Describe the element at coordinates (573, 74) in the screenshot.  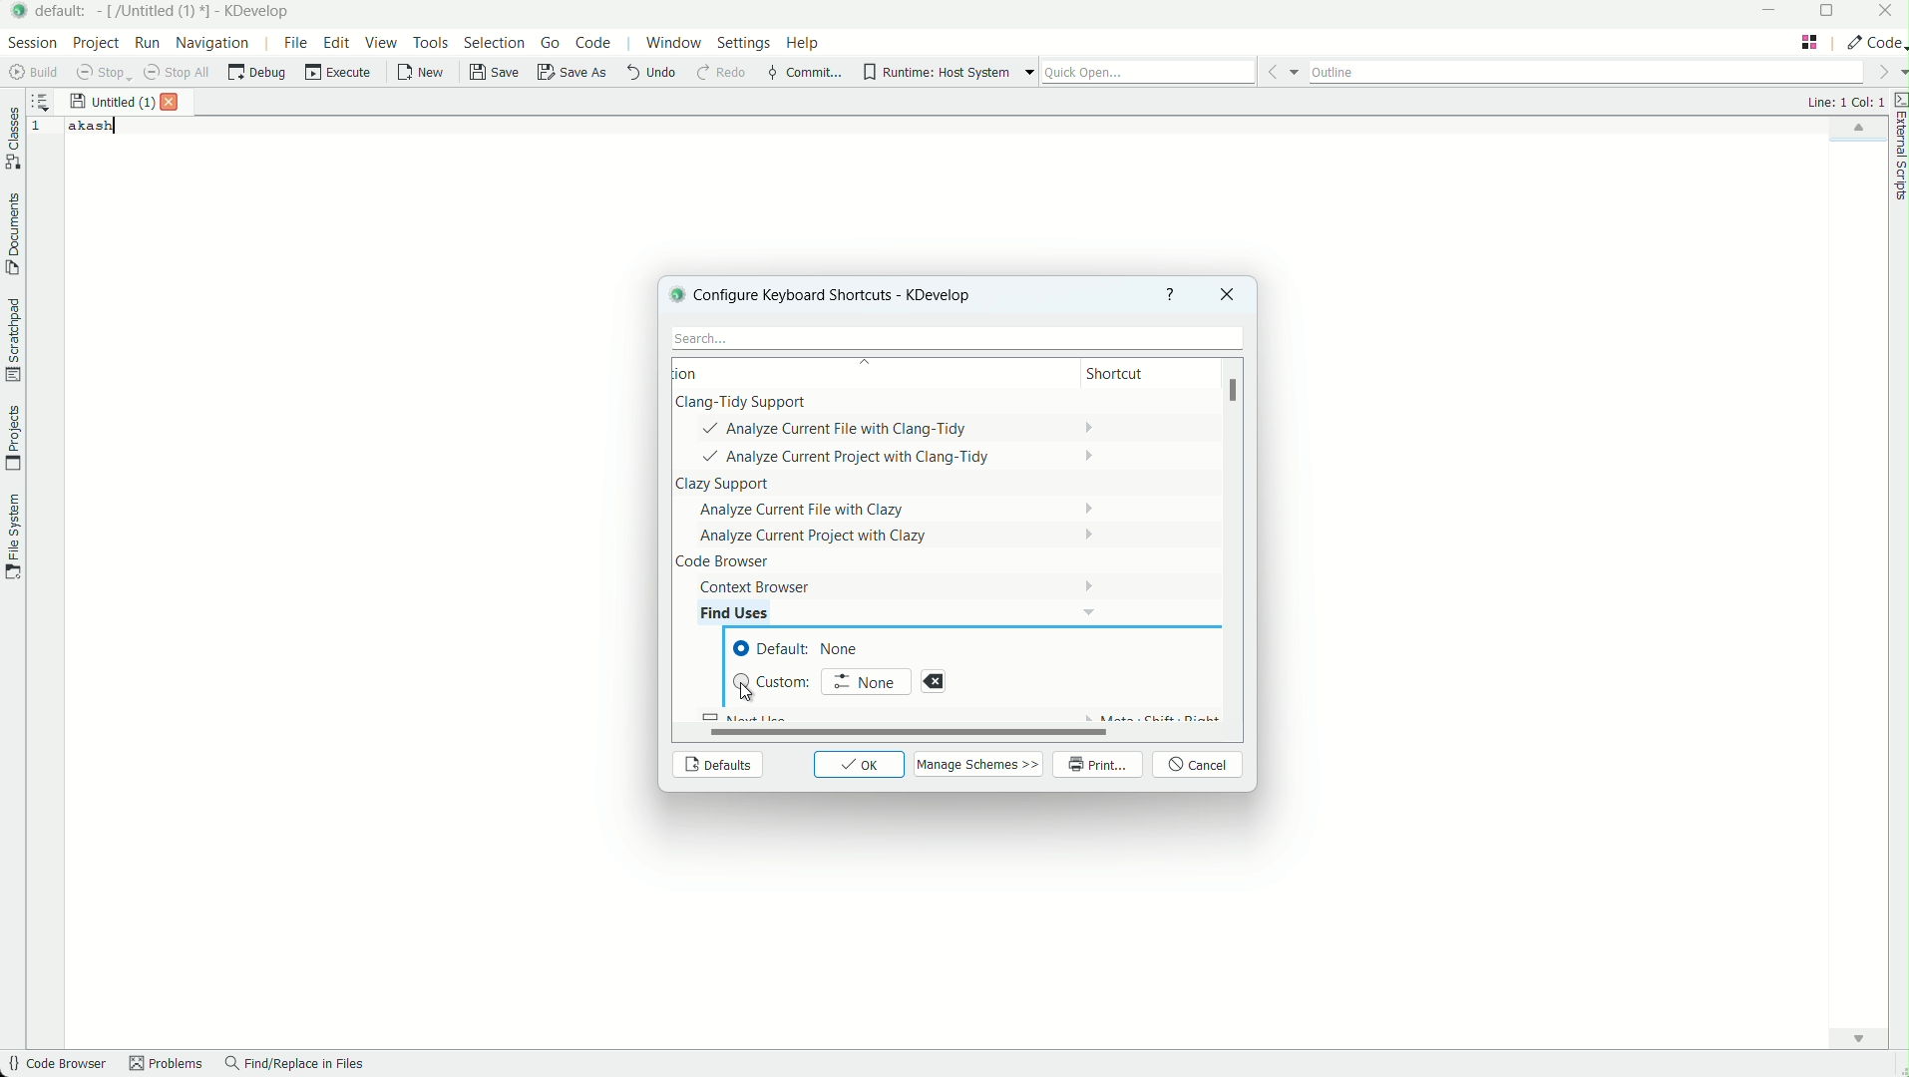
I see `save as` at that location.